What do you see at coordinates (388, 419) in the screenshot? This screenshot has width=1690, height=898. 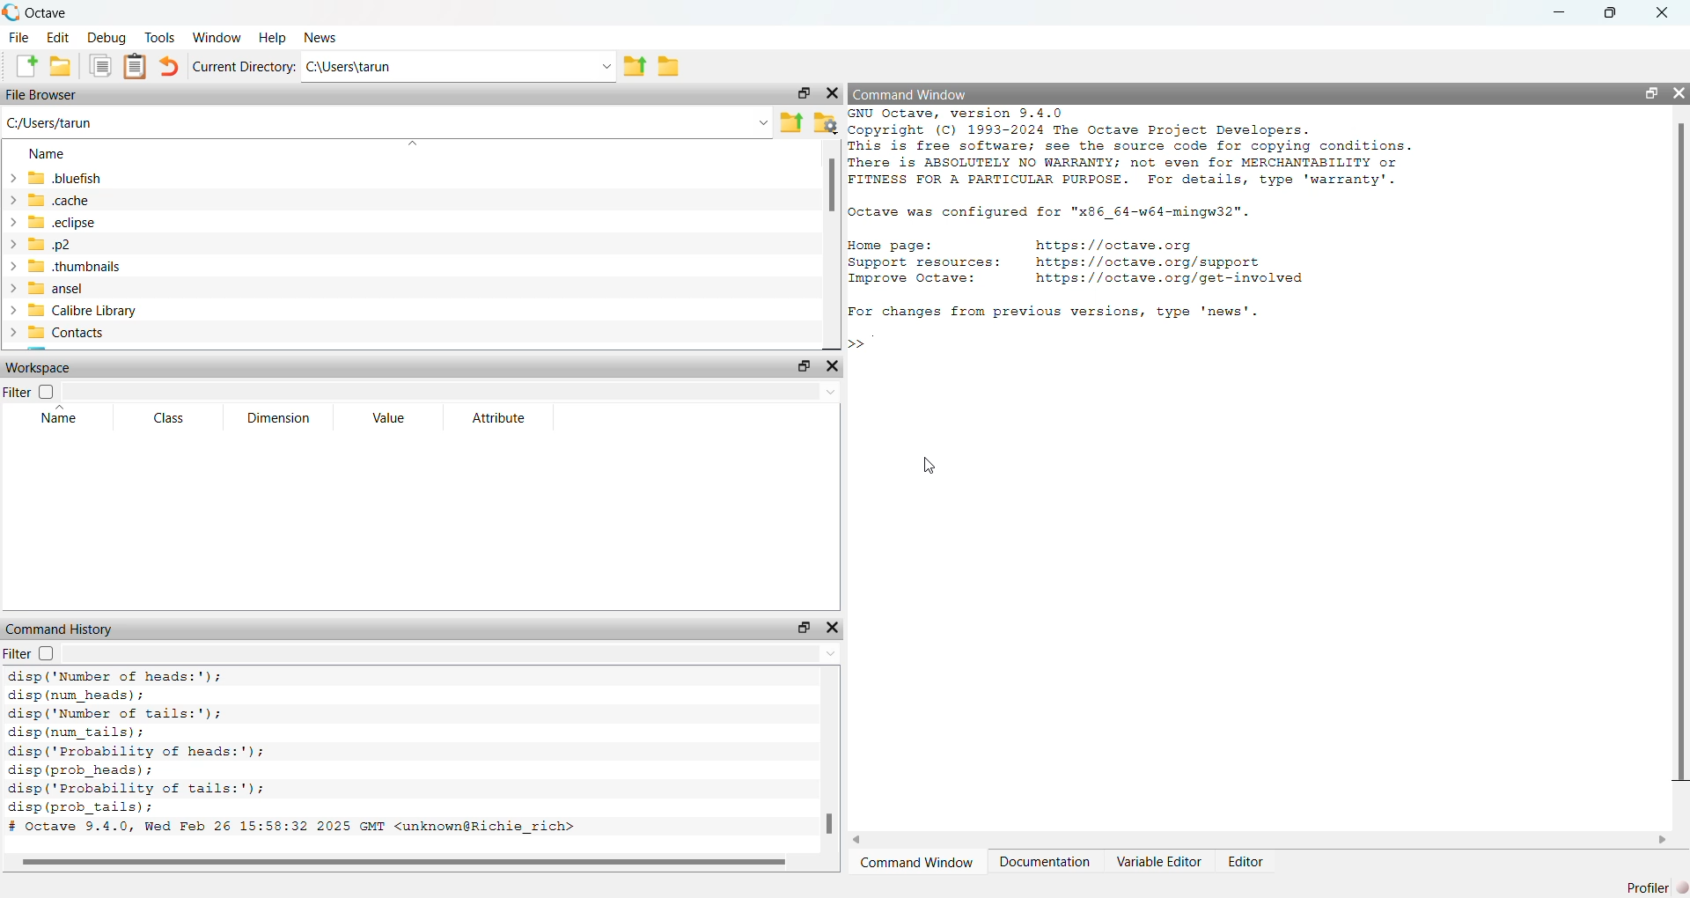 I see `Value` at bounding box center [388, 419].